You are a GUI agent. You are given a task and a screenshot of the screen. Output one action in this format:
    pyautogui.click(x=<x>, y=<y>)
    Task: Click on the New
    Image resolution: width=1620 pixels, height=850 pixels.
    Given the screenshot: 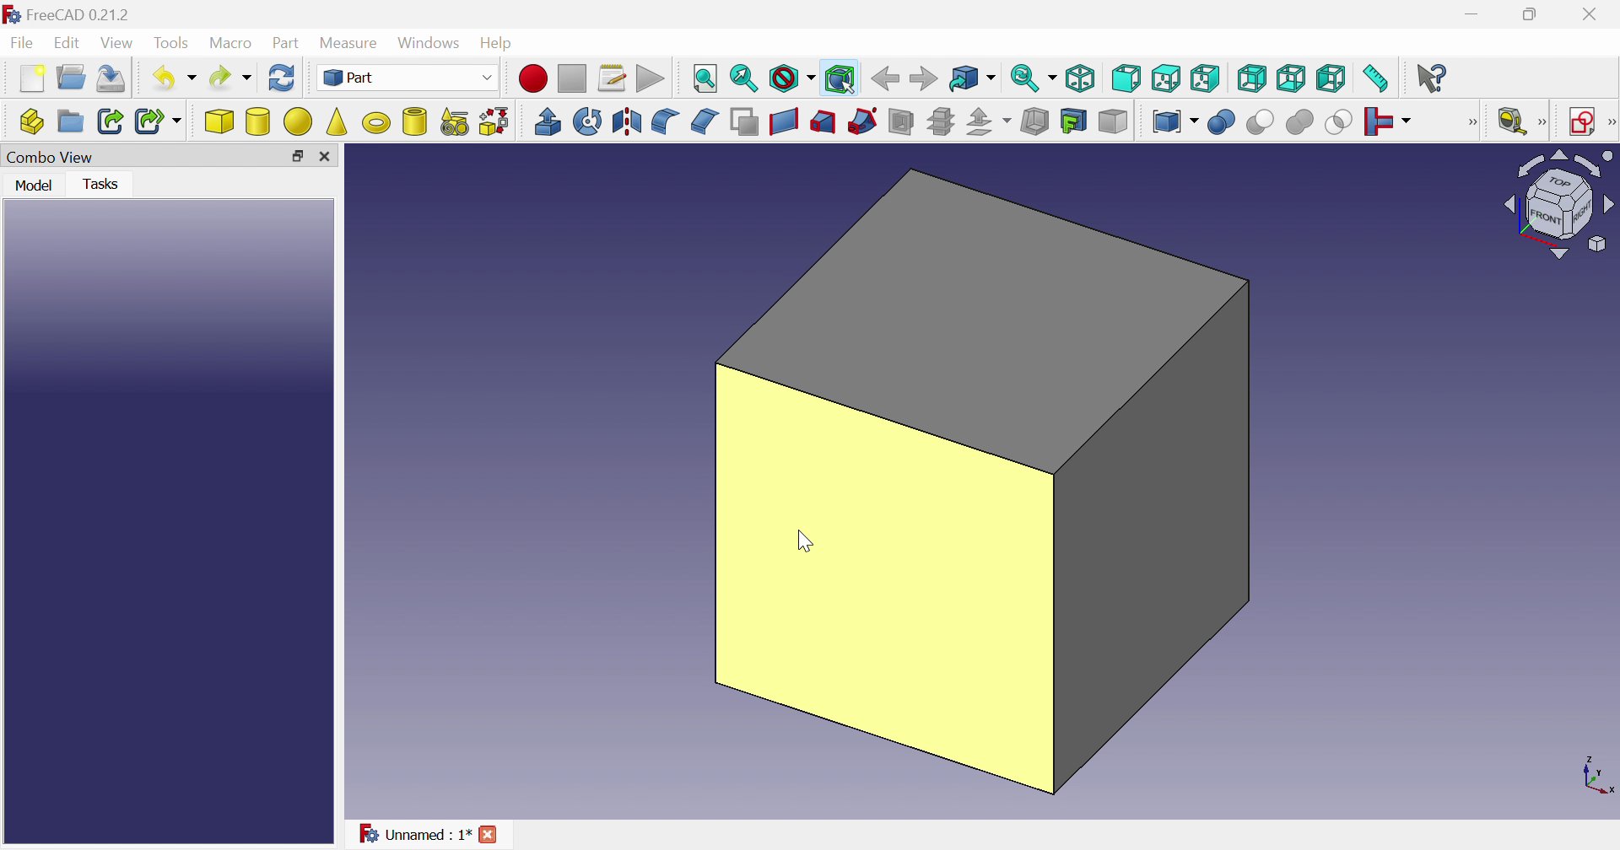 What is the action you would take?
    pyautogui.click(x=35, y=79)
    